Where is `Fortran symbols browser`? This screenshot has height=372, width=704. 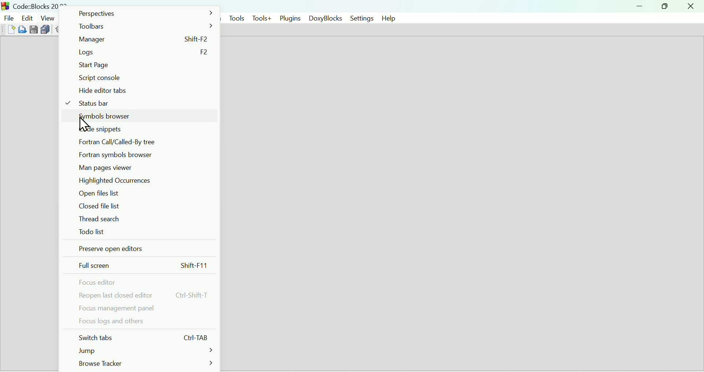 Fortran symbols browser is located at coordinates (141, 154).